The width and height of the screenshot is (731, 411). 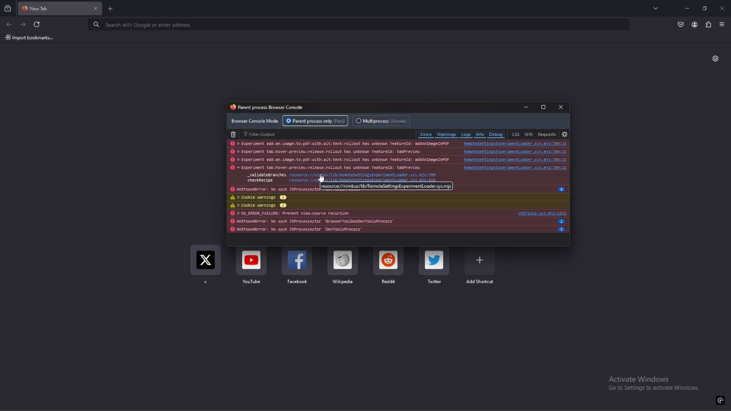 I want to click on console, so click(x=270, y=108).